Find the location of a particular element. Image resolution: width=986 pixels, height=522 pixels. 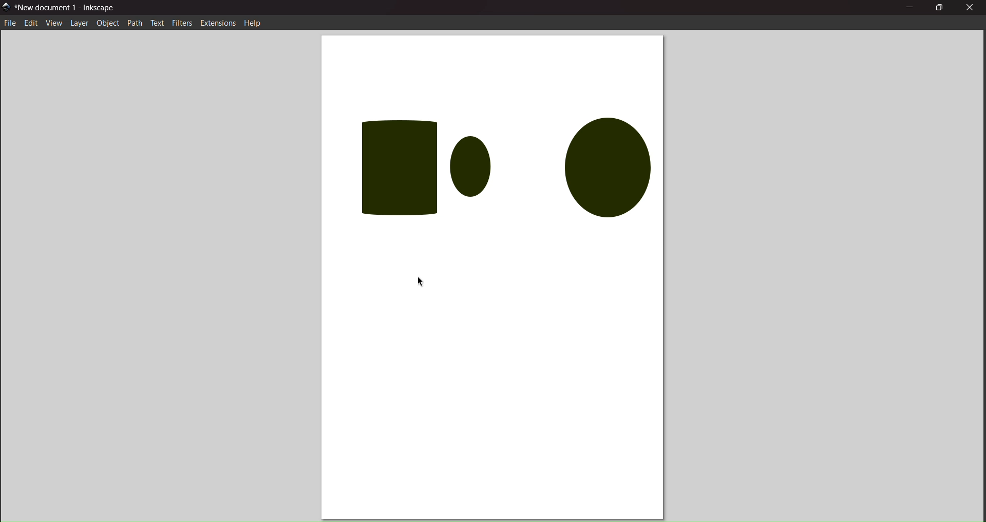

extension is located at coordinates (218, 23).